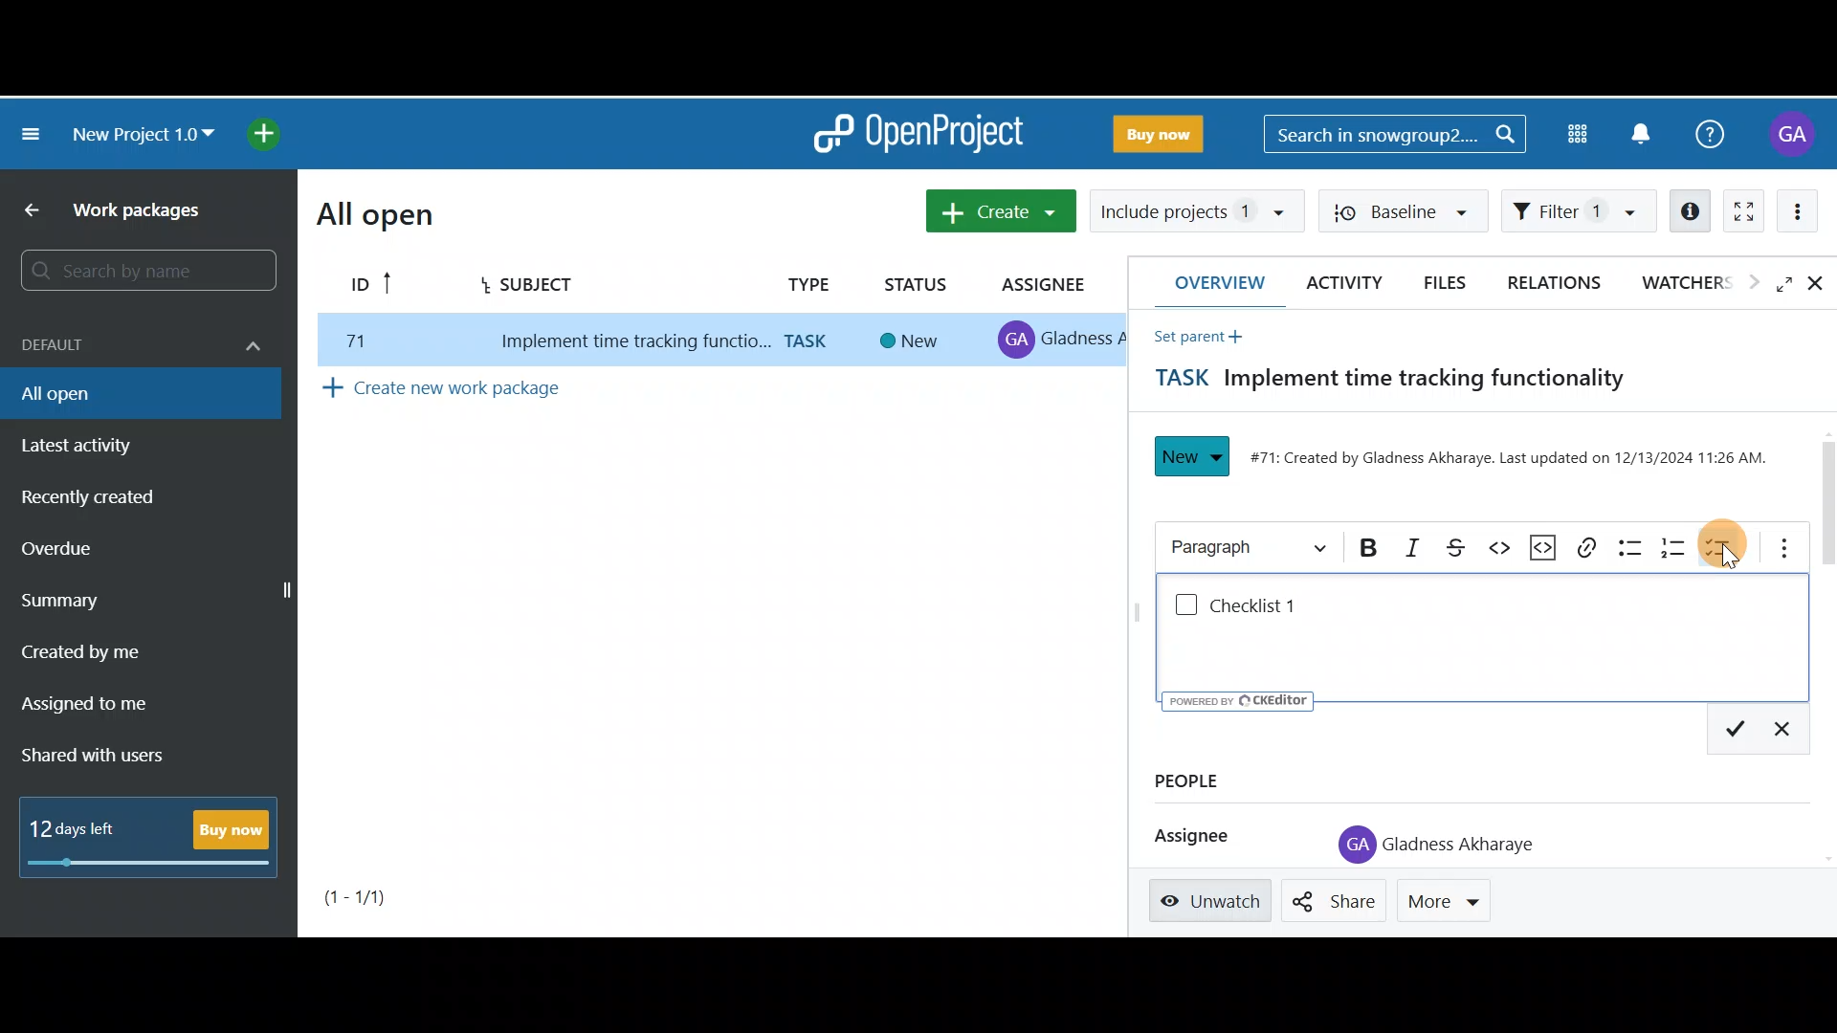 This screenshot has width=1837, height=1033. Describe the element at coordinates (917, 134) in the screenshot. I see `OpenProject` at that location.